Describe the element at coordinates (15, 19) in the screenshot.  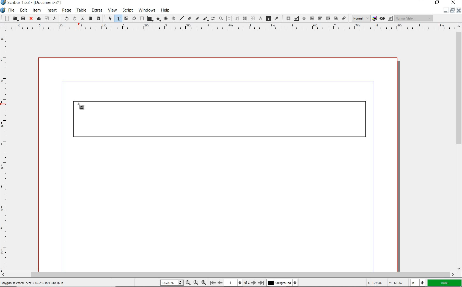
I see `open` at that location.